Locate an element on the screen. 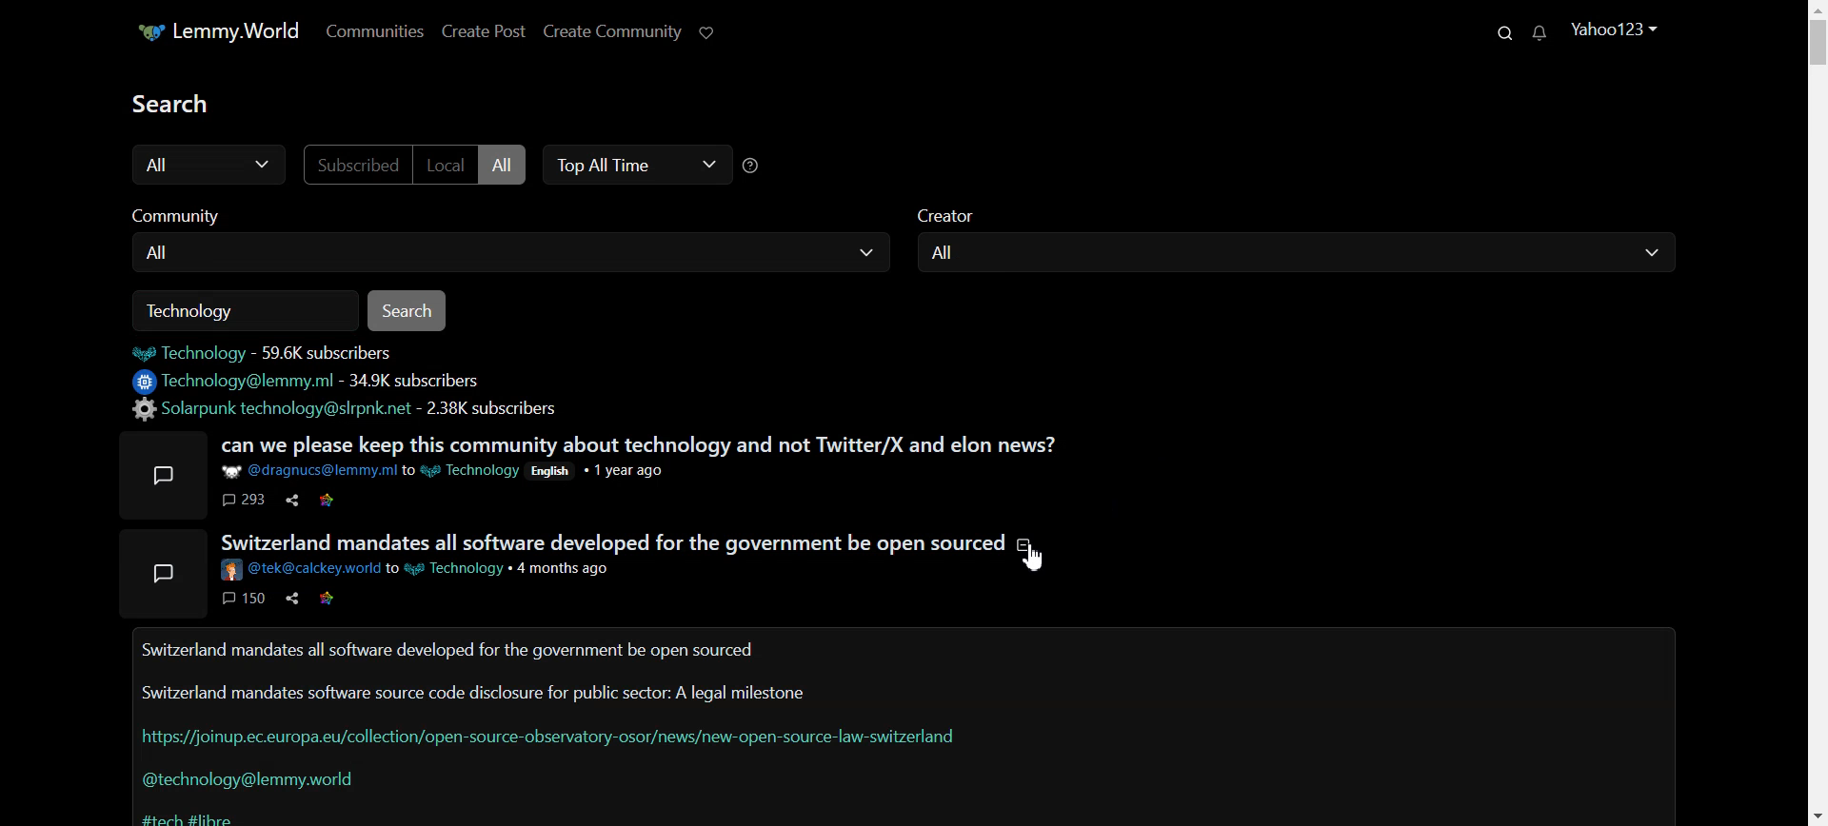  @dragnucs@lemmy.ml to &@ Technology English + 1 year ago is located at coordinates (461, 470).